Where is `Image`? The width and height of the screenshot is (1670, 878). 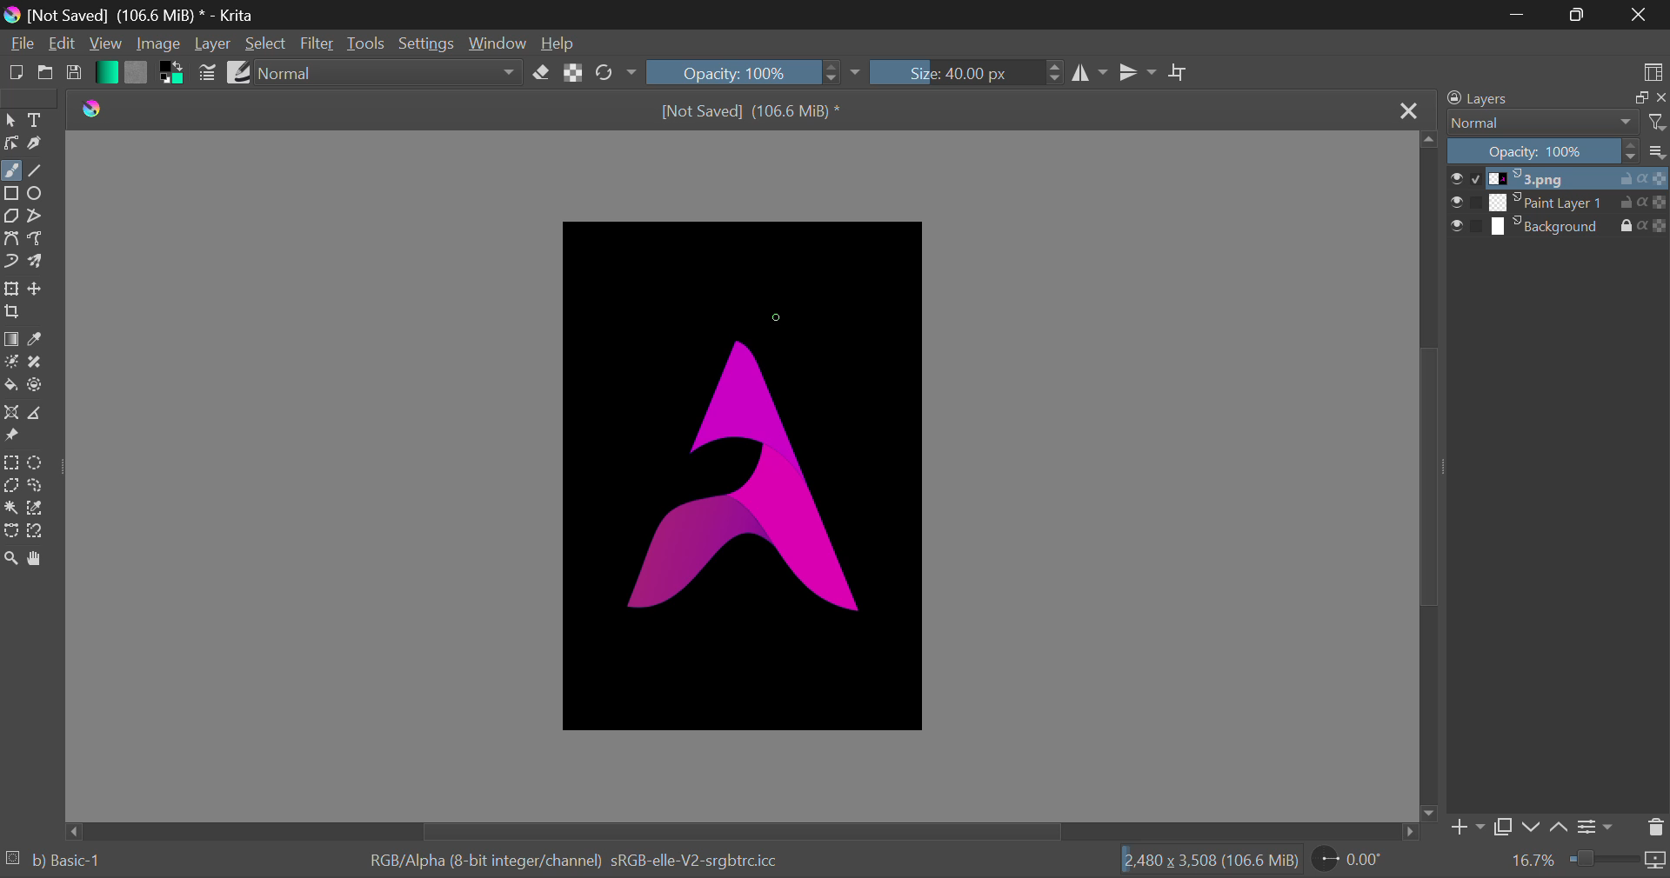
Image is located at coordinates (155, 43).